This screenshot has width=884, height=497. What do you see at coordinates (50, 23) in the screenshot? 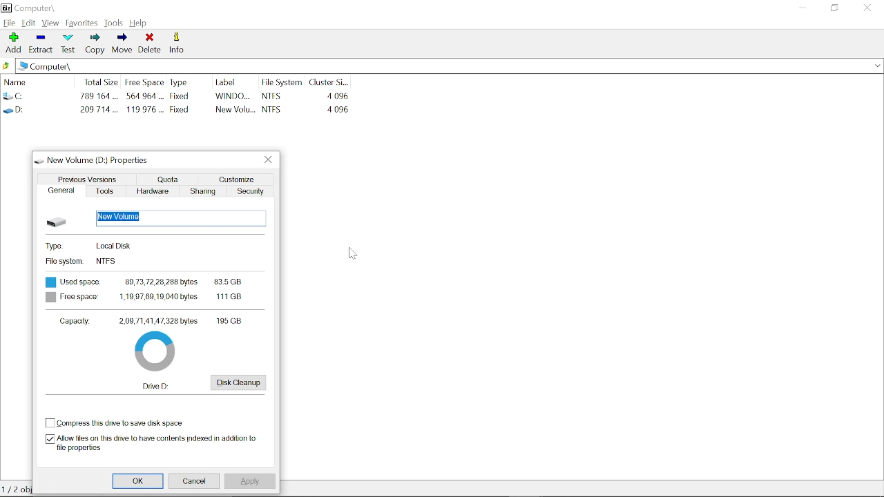
I see `view` at bounding box center [50, 23].